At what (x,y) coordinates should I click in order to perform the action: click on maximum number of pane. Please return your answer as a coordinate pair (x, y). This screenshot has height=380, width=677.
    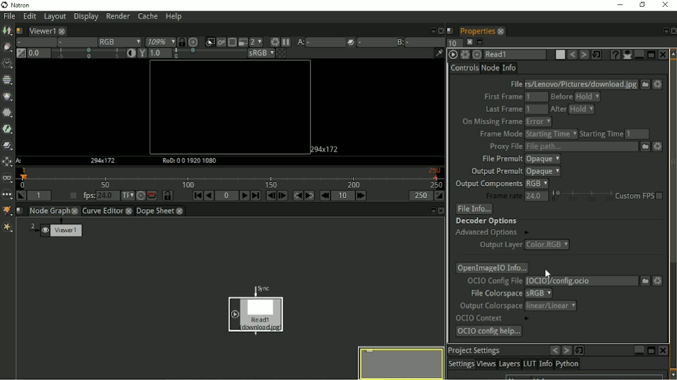
    Looking at the image, I should click on (454, 43).